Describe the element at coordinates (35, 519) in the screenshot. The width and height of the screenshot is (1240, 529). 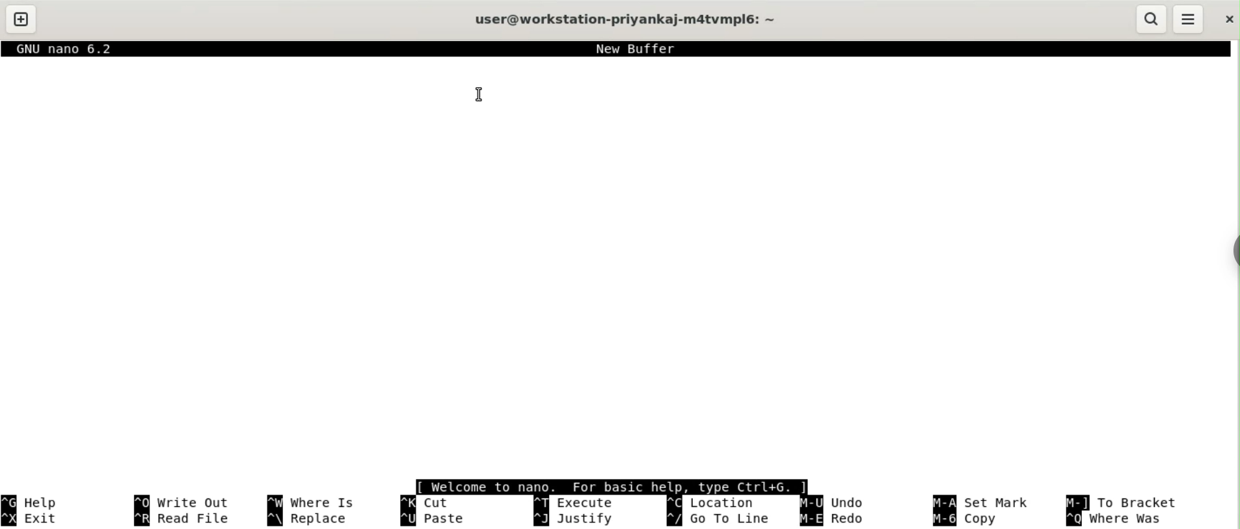
I see `exit` at that location.